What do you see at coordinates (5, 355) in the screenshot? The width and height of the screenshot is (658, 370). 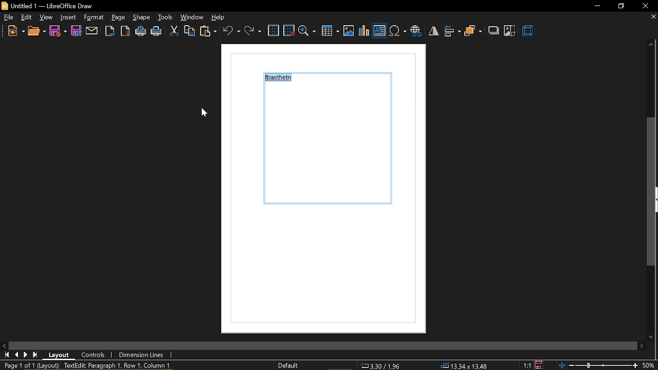 I see `go to first page` at bounding box center [5, 355].